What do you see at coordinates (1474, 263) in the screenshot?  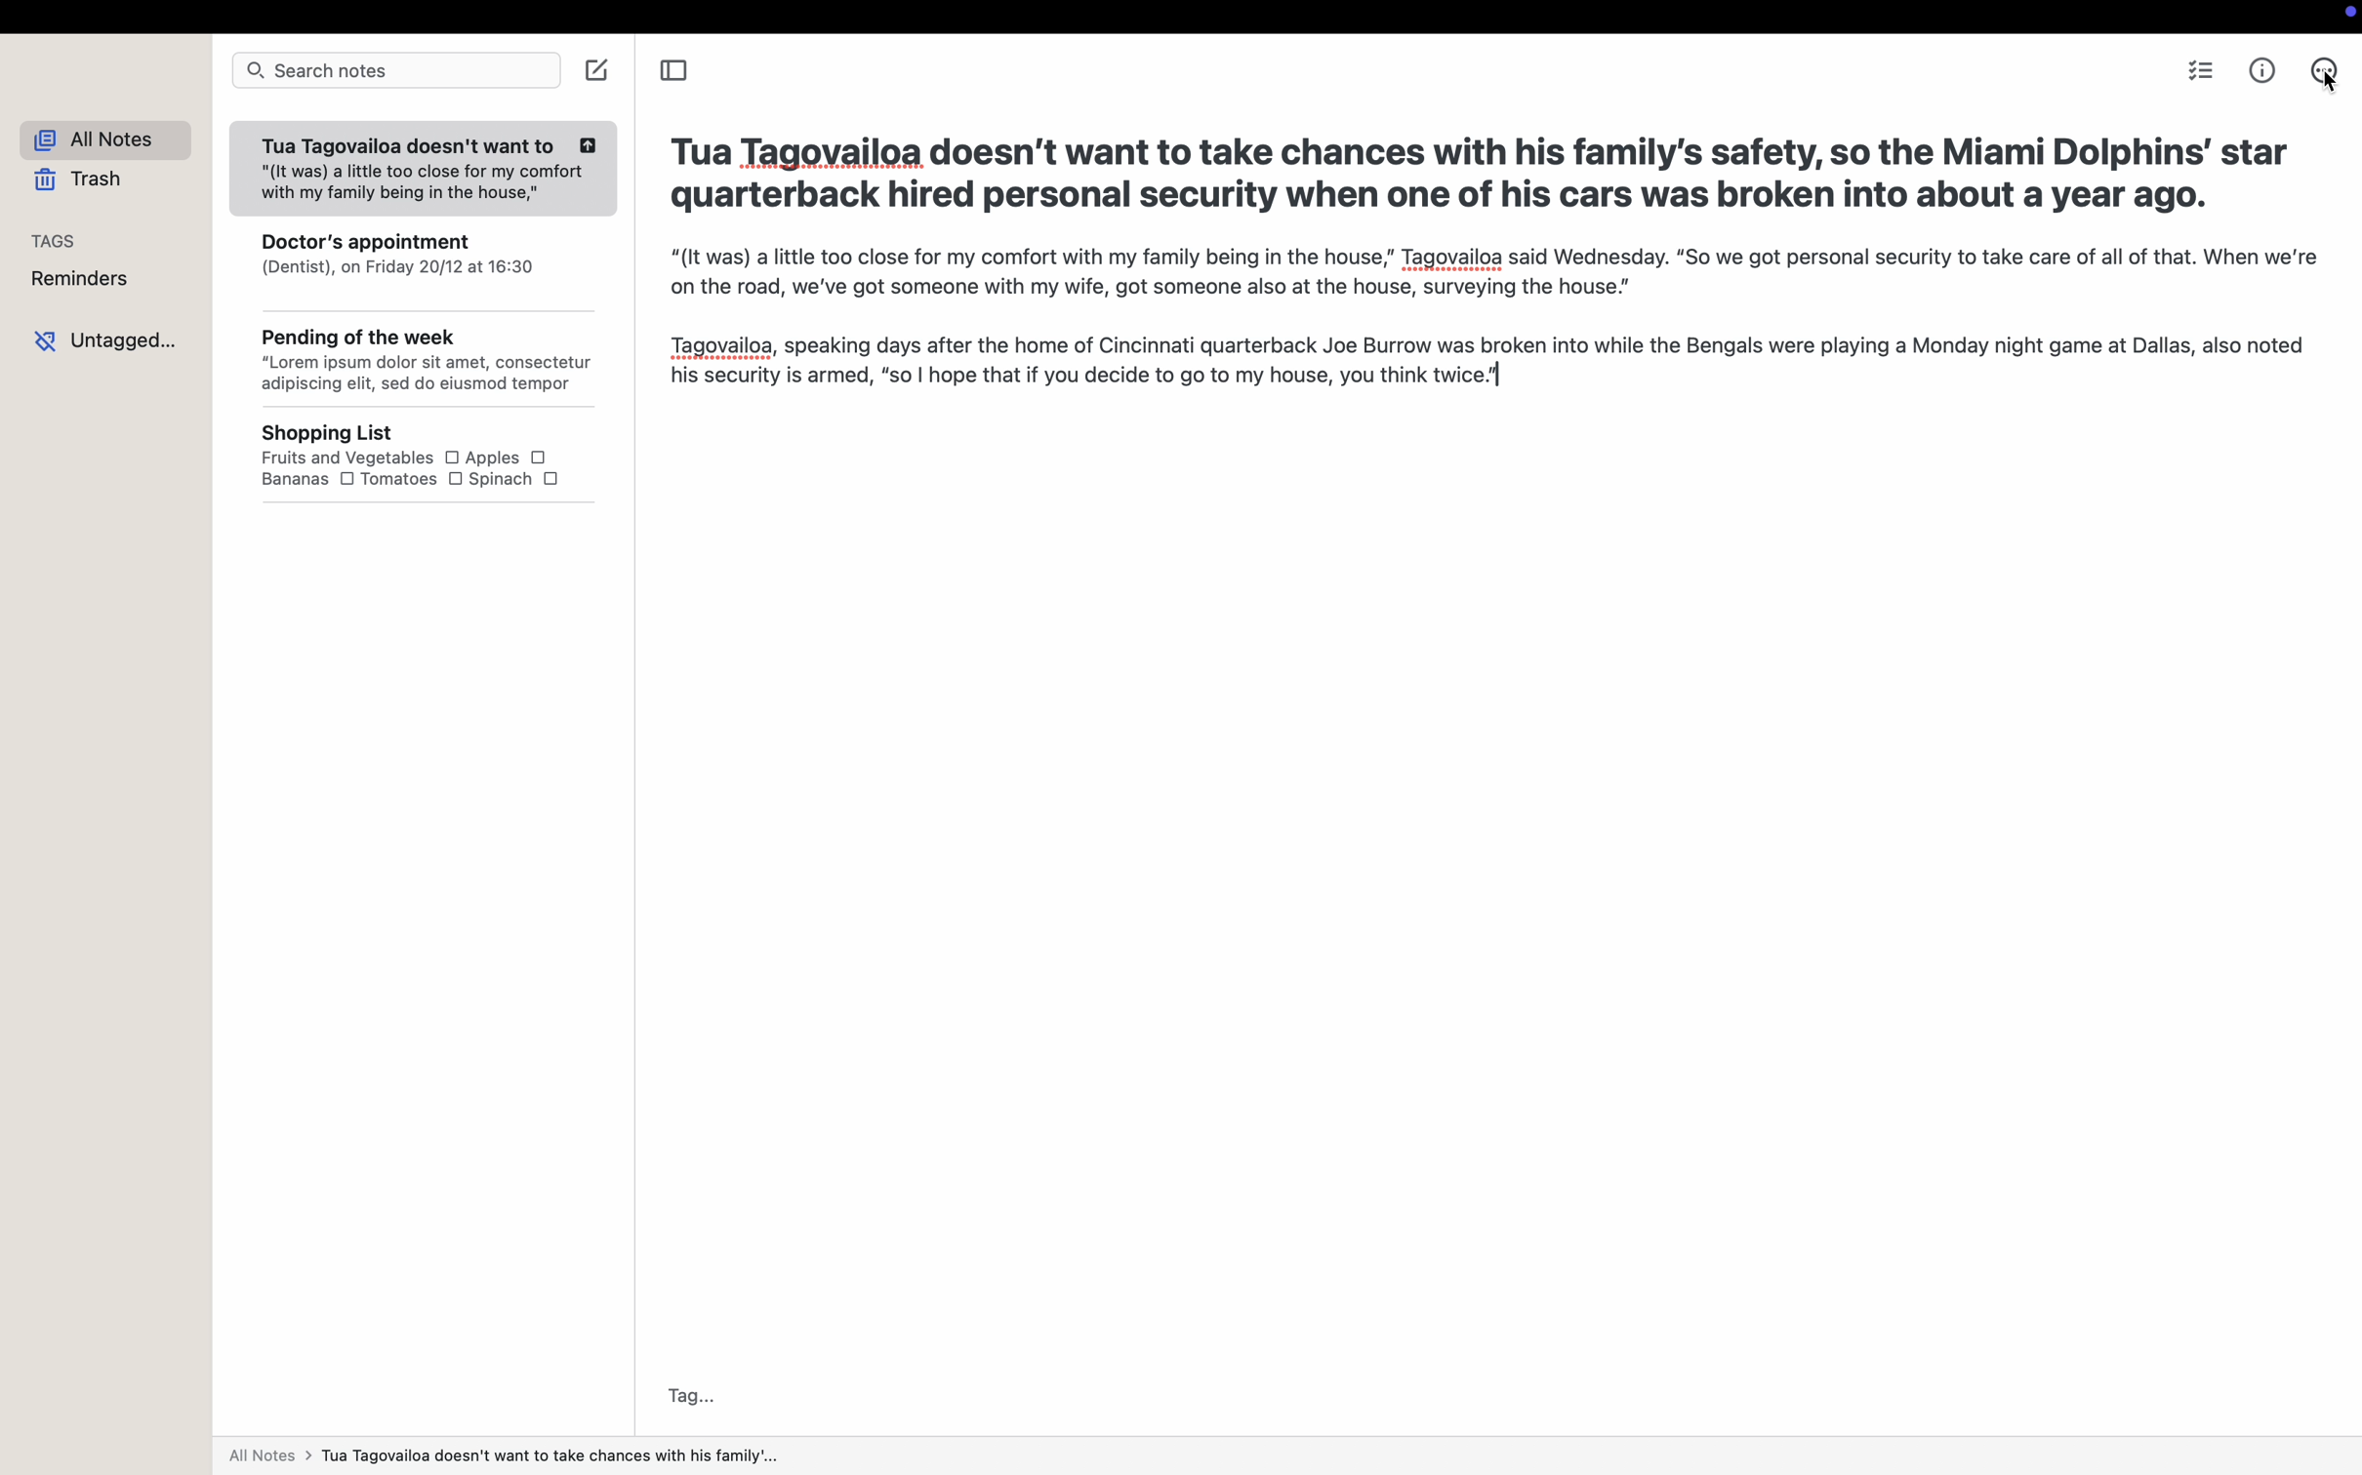 I see `Tua Tagovailoa doesn’t want to take chances with his family's safety, so the Miami Dolphins’ star
quarterback hired personal security when one of his cars was broken into about a year ago.

"(It was) a little too close for my comfort with my family being in the house,” Tagovailoa said Wednesday. “So we got personal security to take care of all of that. When we're
on the road, we've got someone with my wife, got someone also at the house, surveying the house.”

Tagovailoa, speaking days after the home of Cincinnati quarterback Joe Burrow was broken into while the Bengals were playing a Monday night game at Dallas, also noted
his security is armed, “so | hope that if you decide to go to my house, you think twice]` at bounding box center [1474, 263].